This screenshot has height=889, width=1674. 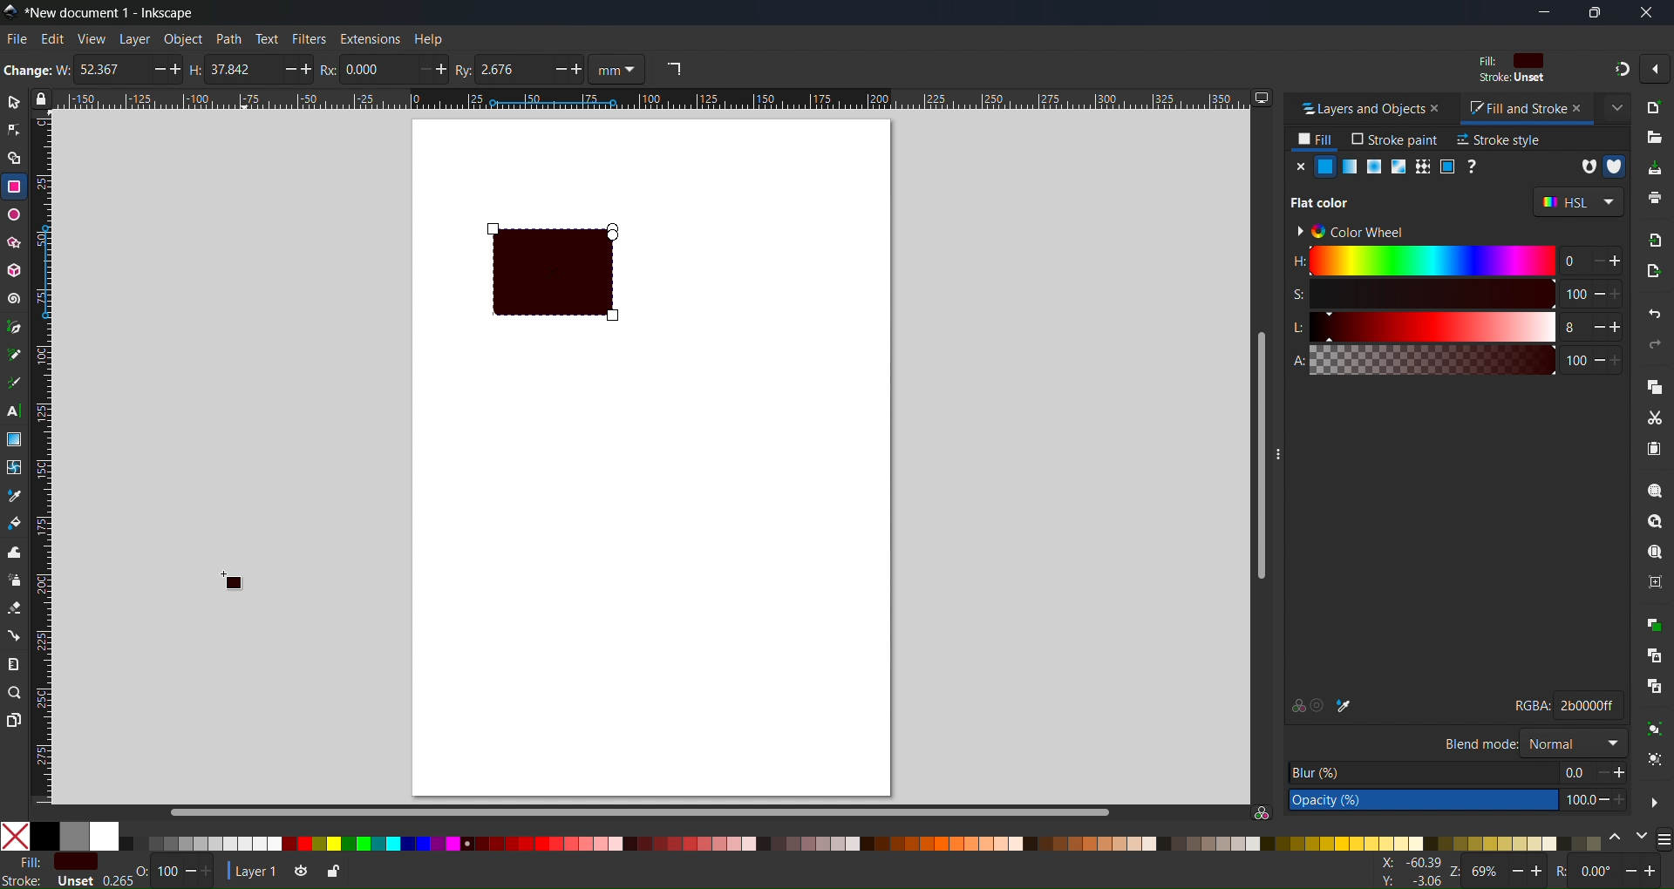 I want to click on Pattern, so click(x=1421, y=166).